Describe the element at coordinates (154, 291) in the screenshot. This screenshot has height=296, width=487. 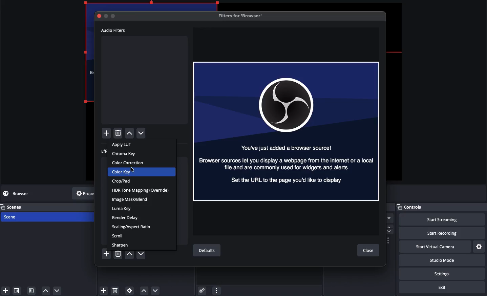
I see `Move down` at that location.